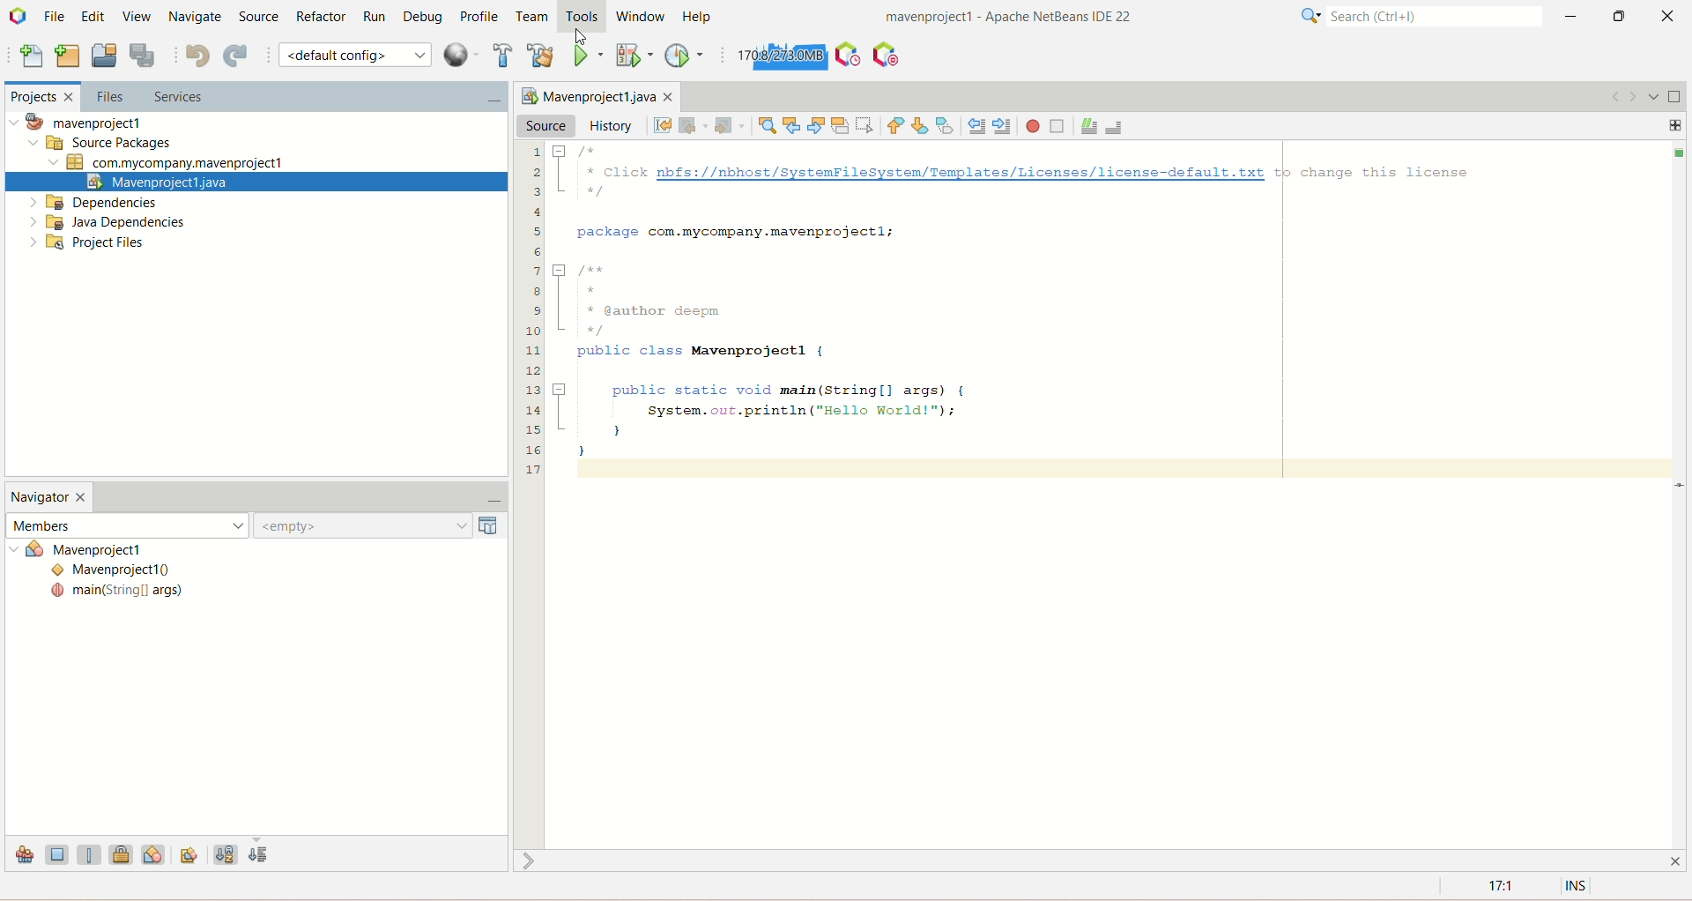  I want to click on history, so click(612, 125).